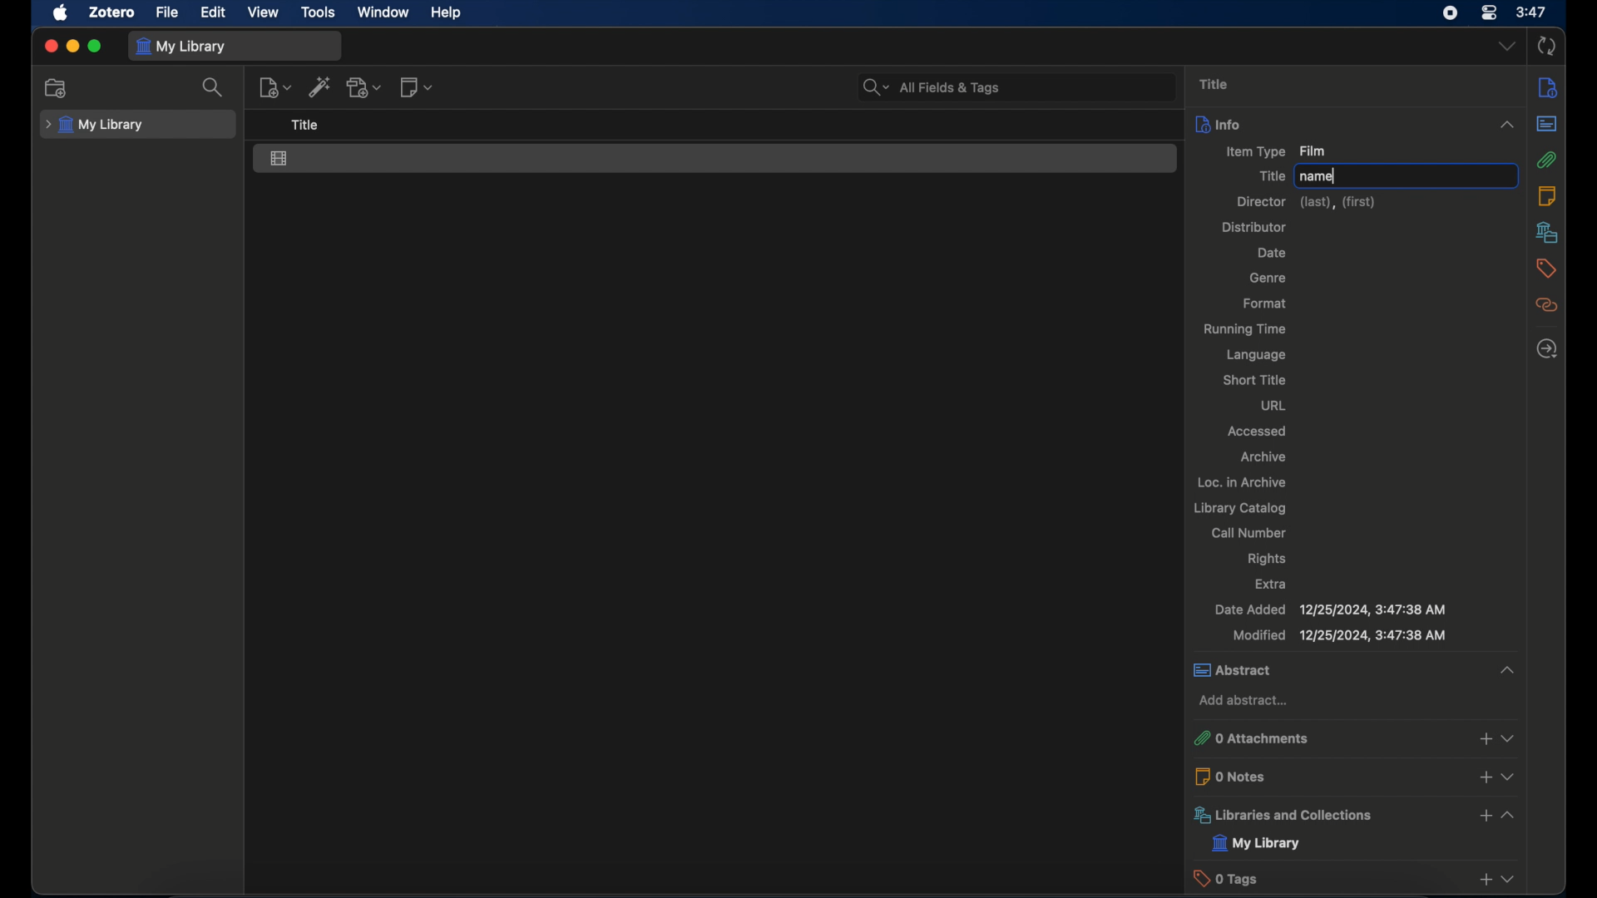 This screenshot has height=898, width=1597. Describe the element at coordinates (279, 159) in the screenshot. I see `film` at that location.